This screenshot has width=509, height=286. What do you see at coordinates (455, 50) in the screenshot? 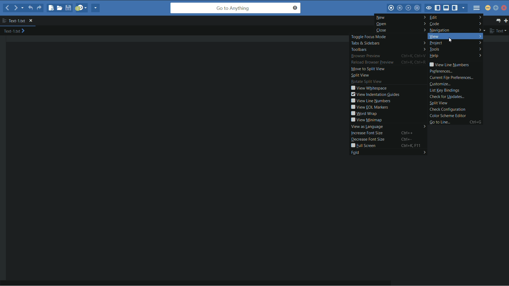
I see `tools` at bounding box center [455, 50].